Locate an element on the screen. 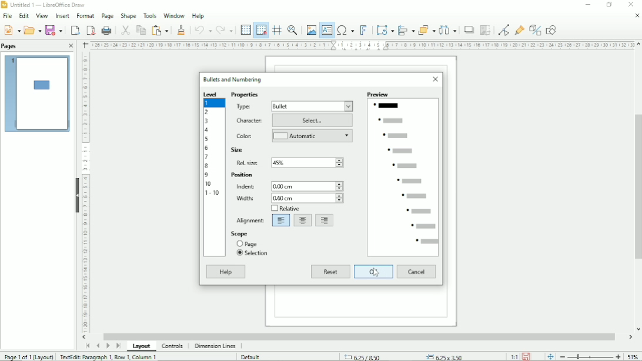 This screenshot has width=642, height=361. Page 1 of 1 is located at coordinates (29, 356).